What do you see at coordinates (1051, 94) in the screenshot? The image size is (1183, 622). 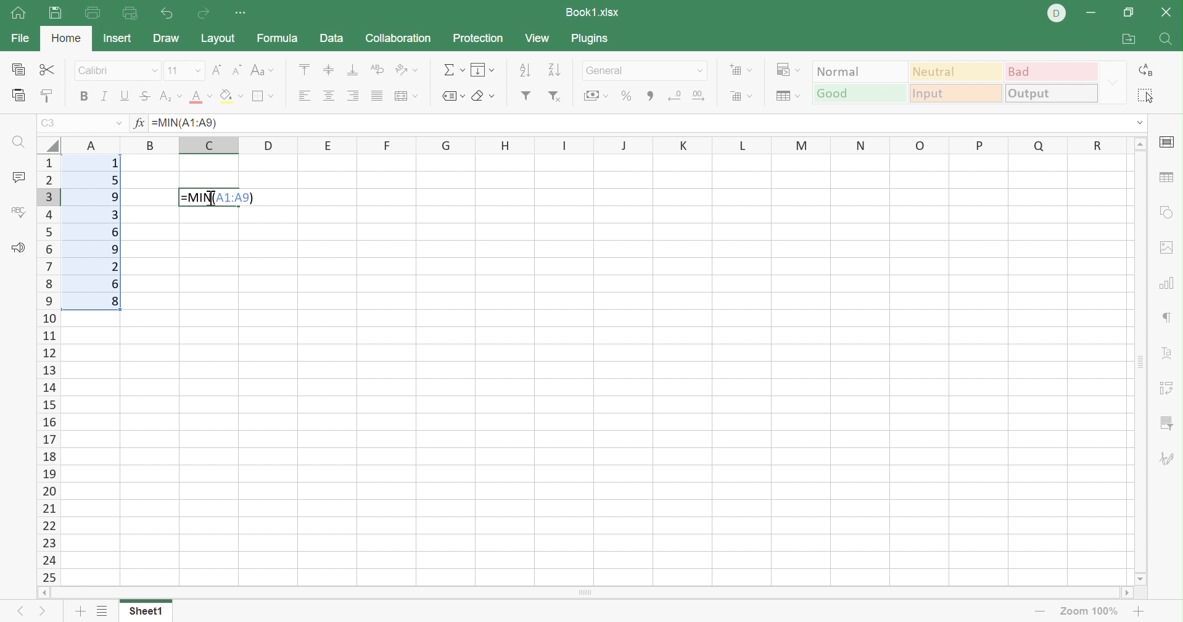 I see `Output` at bounding box center [1051, 94].